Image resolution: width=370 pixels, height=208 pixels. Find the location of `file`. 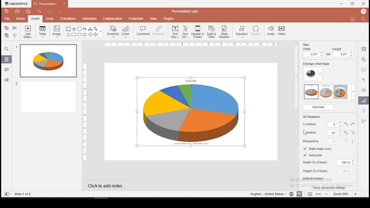

file is located at coordinates (7, 18).